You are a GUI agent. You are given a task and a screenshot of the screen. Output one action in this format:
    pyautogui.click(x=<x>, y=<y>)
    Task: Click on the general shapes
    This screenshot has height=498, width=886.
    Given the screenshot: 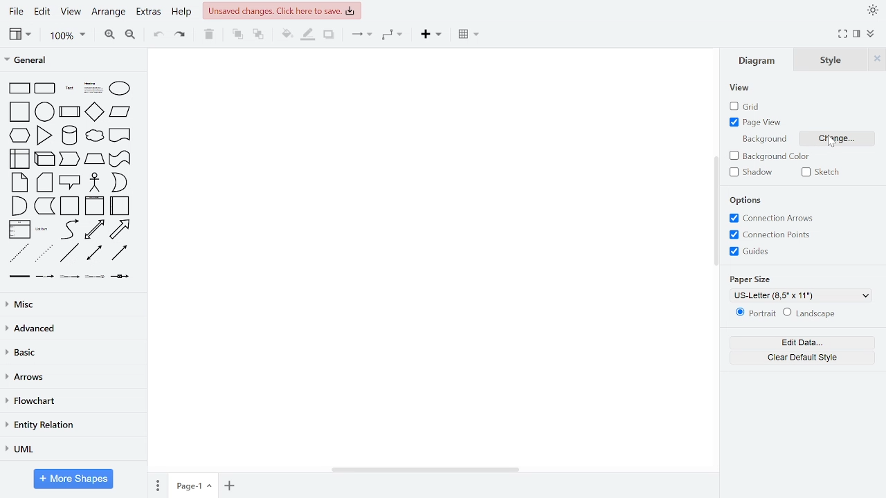 What is the action you would take?
    pyautogui.click(x=68, y=110)
    